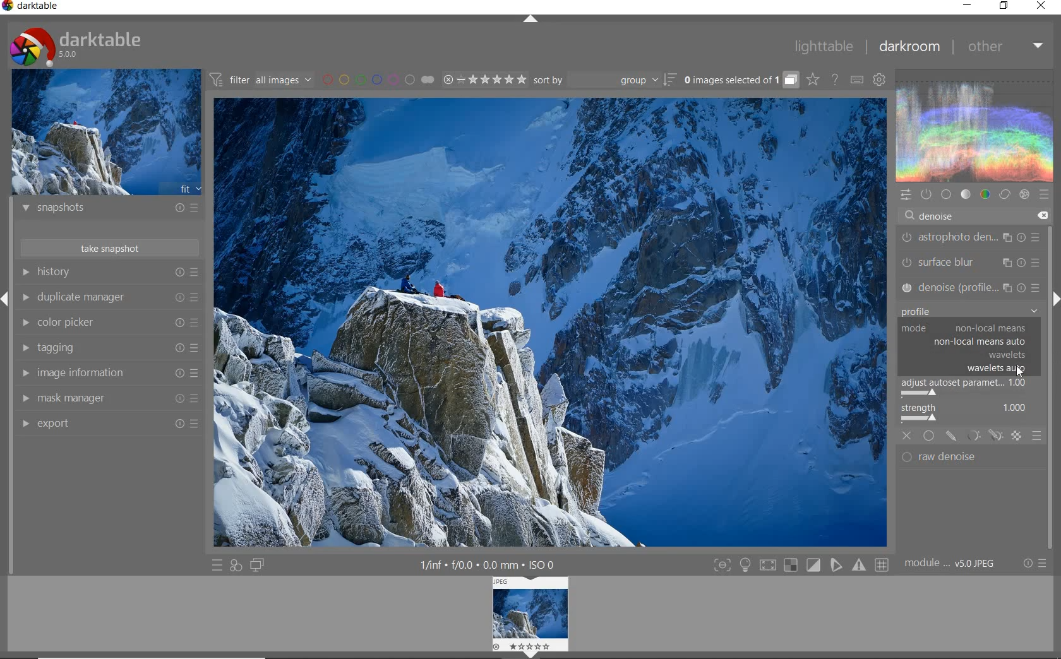 This screenshot has height=659, width=1061. Describe the element at coordinates (824, 45) in the screenshot. I see `lighttable` at that location.